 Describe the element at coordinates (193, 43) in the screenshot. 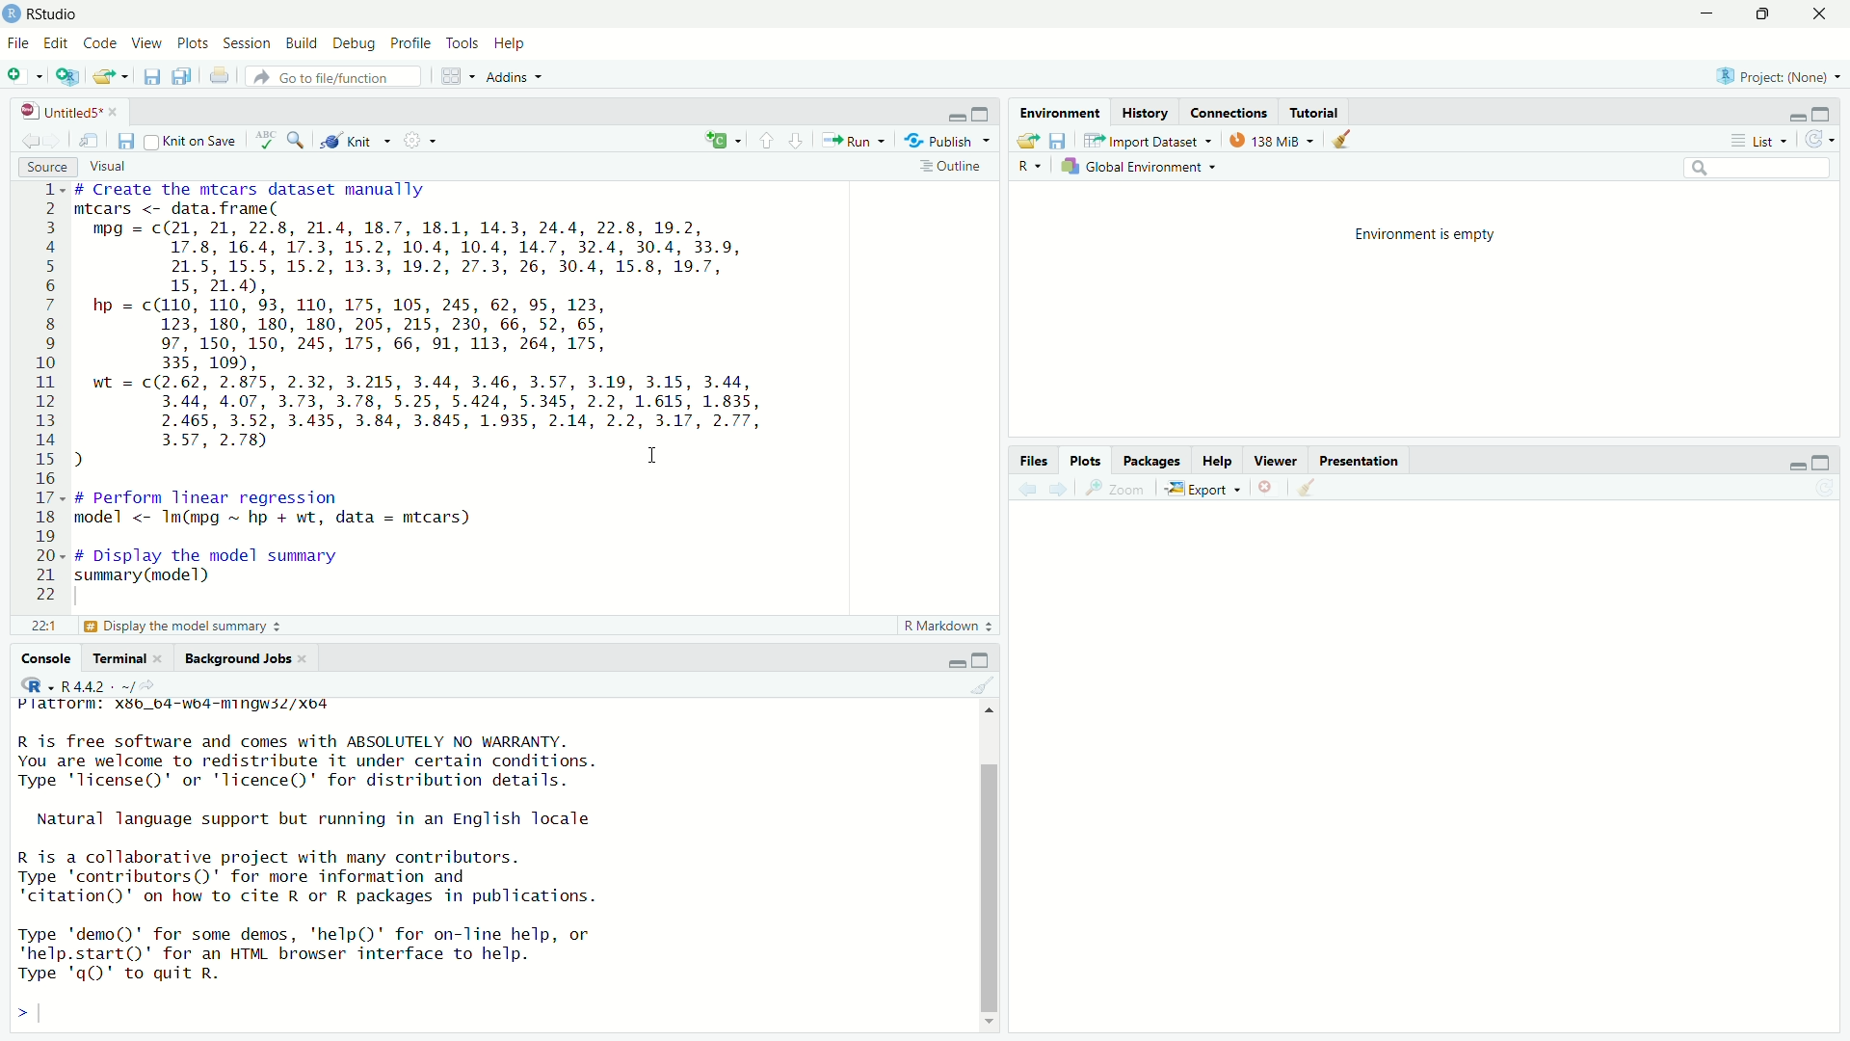

I see `plots` at that location.